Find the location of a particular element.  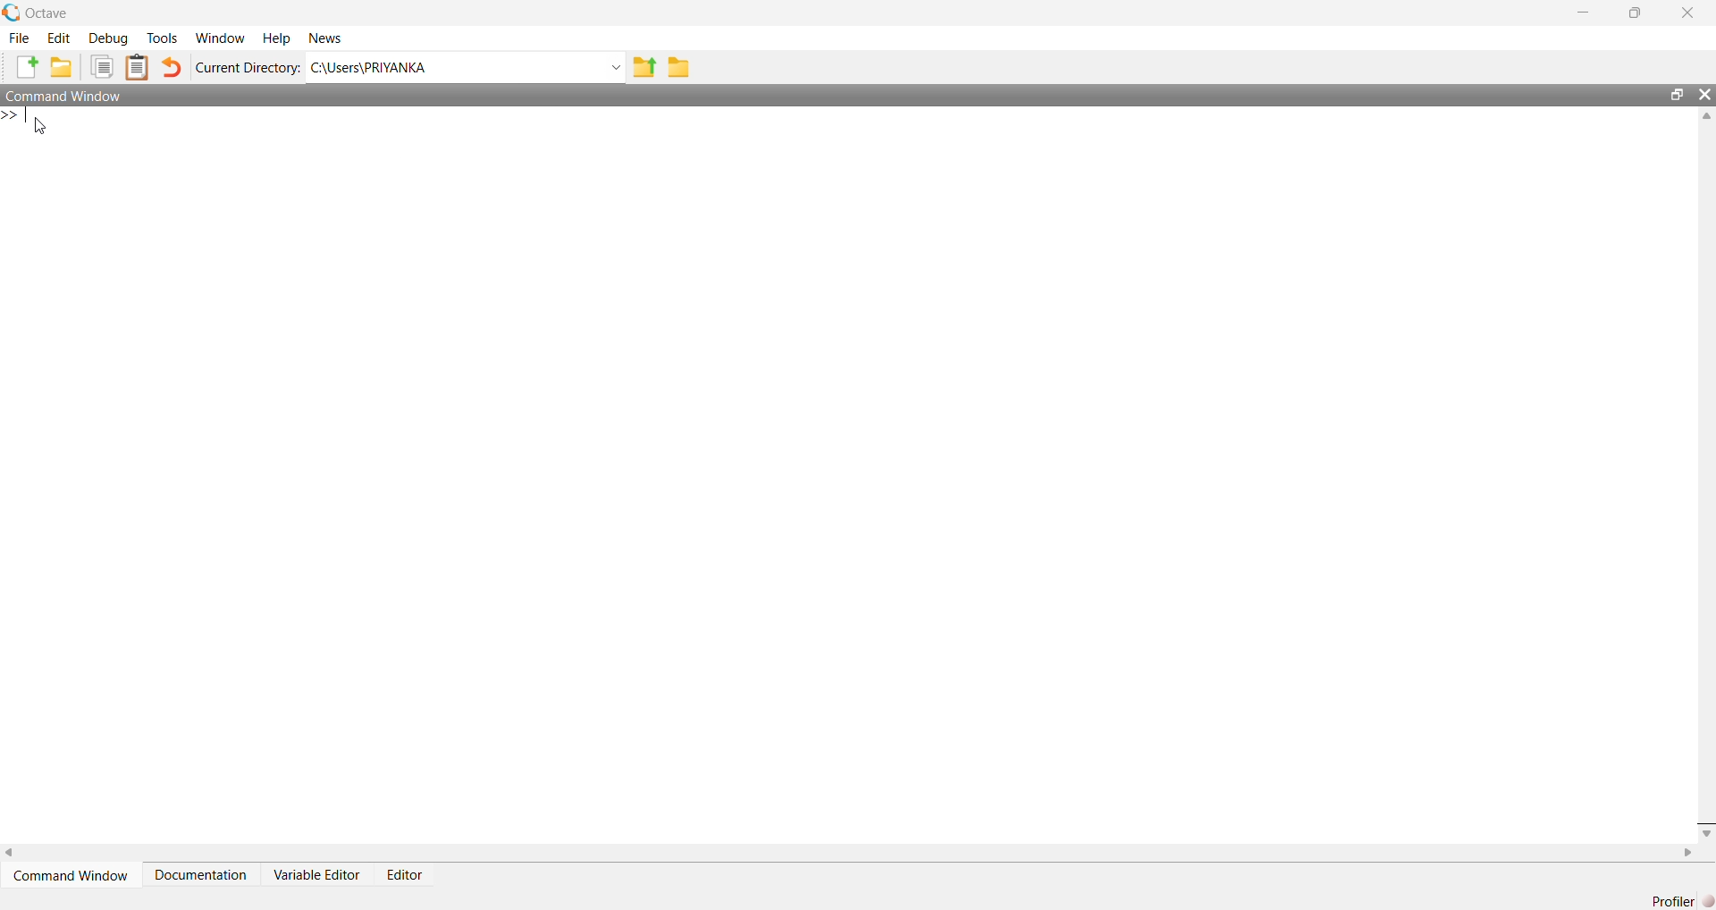

close is located at coordinates (1691, 12).